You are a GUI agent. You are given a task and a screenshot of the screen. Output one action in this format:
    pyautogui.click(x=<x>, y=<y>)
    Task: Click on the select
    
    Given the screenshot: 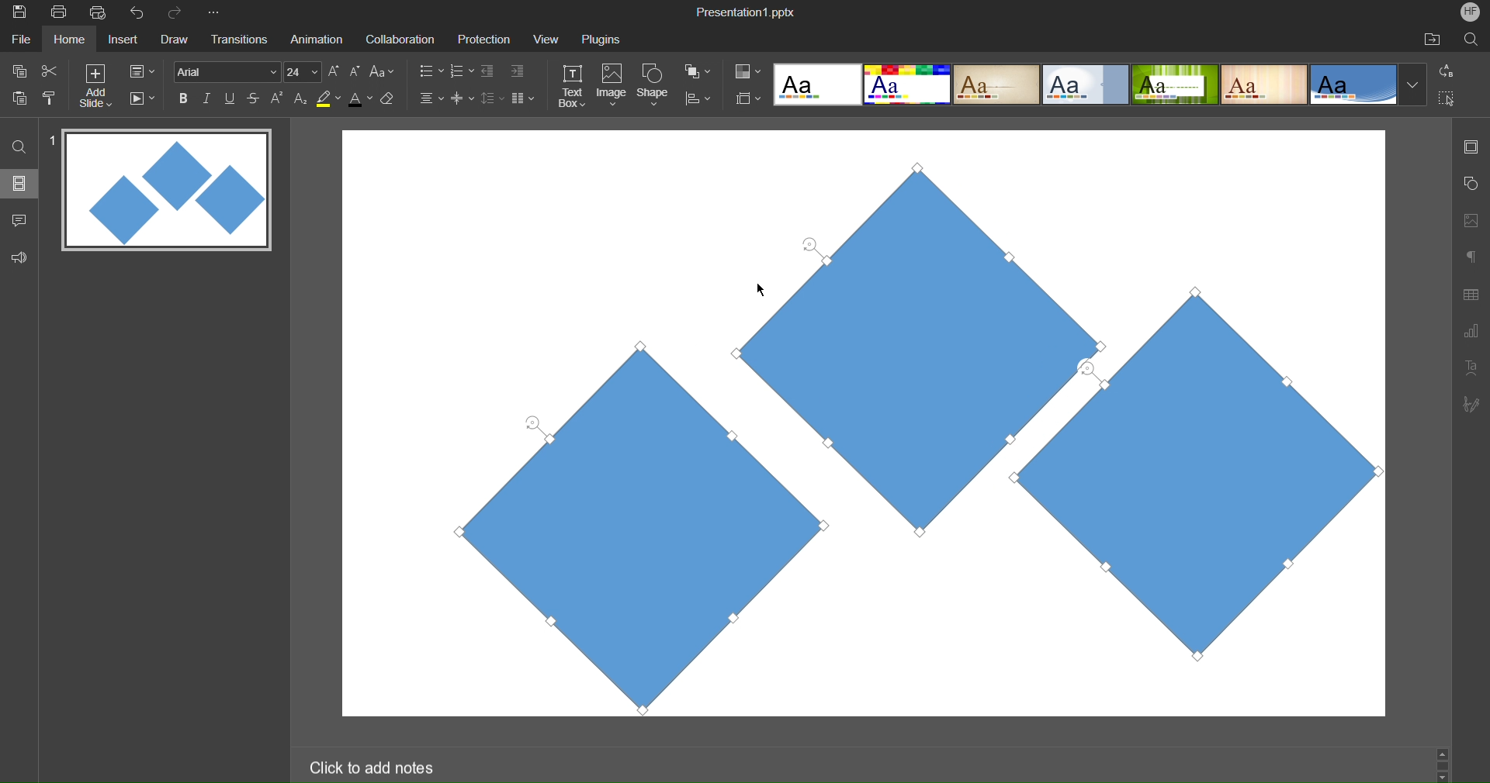 What is the action you would take?
    pyautogui.click(x=1453, y=101)
    